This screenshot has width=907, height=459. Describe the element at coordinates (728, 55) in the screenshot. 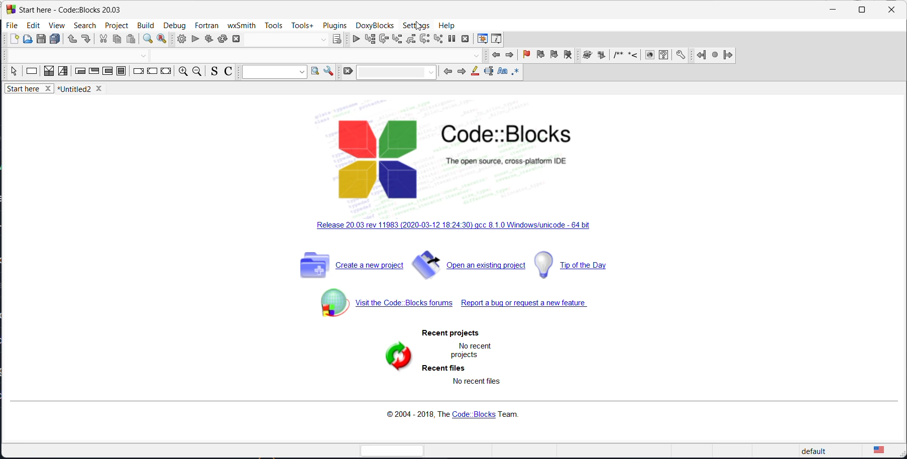

I see `jump forward` at that location.